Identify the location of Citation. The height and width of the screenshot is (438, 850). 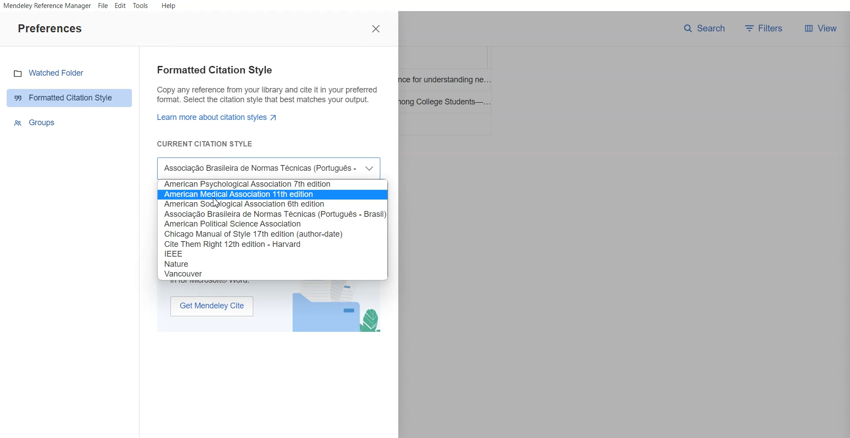
(179, 254).